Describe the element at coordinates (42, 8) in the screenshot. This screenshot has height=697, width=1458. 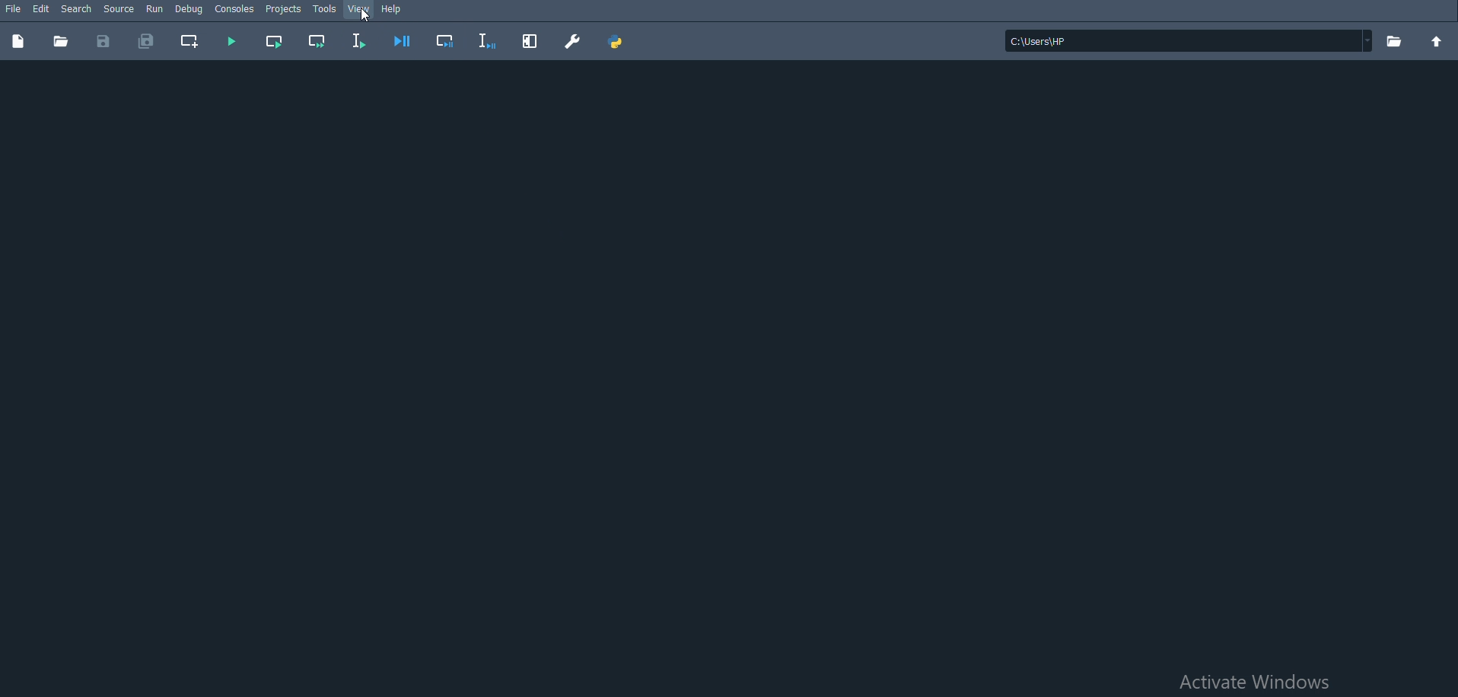
I see `Edit` at that location.